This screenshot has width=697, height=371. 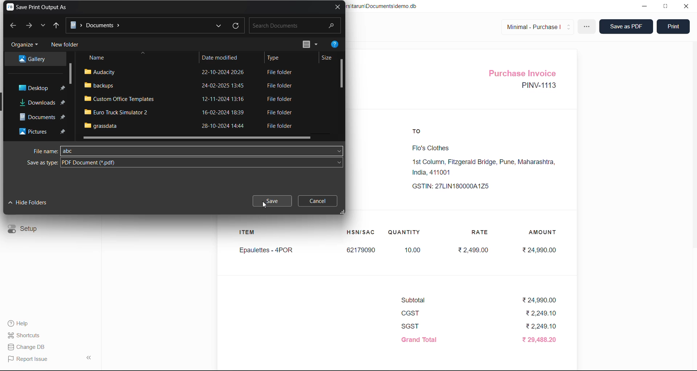 What do you see at coordinates (29, 25) in the screenshot?
I see `forward` at bounding box center [29, 25].